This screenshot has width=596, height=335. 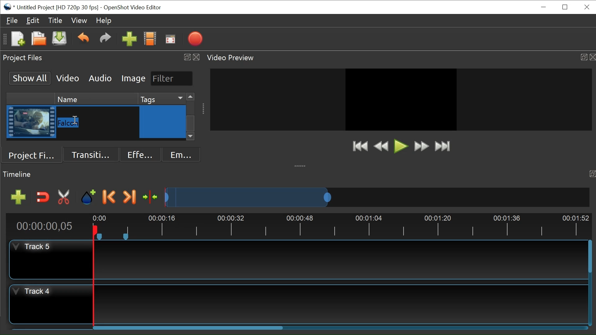 I want to click on Marker, so click(x=89, y=197).